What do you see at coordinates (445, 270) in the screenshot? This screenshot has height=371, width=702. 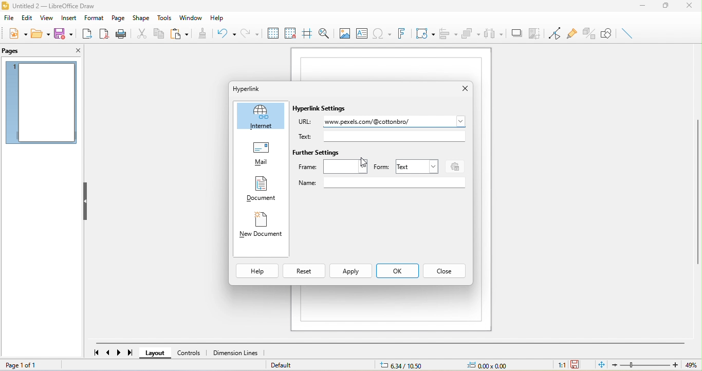 I see `close` at bounding box center [445, 270].